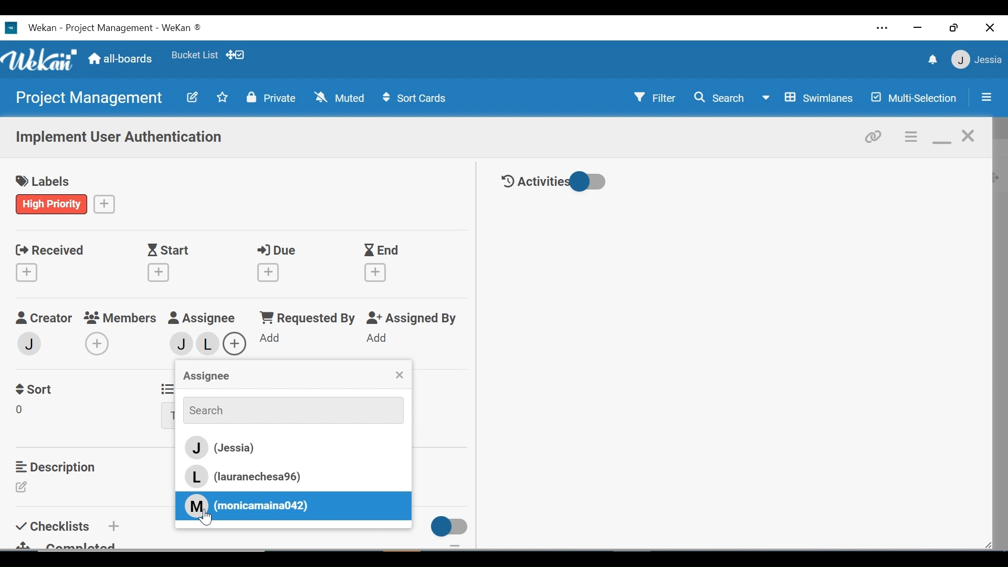  I want to click on Received Date, so click(49, 249).